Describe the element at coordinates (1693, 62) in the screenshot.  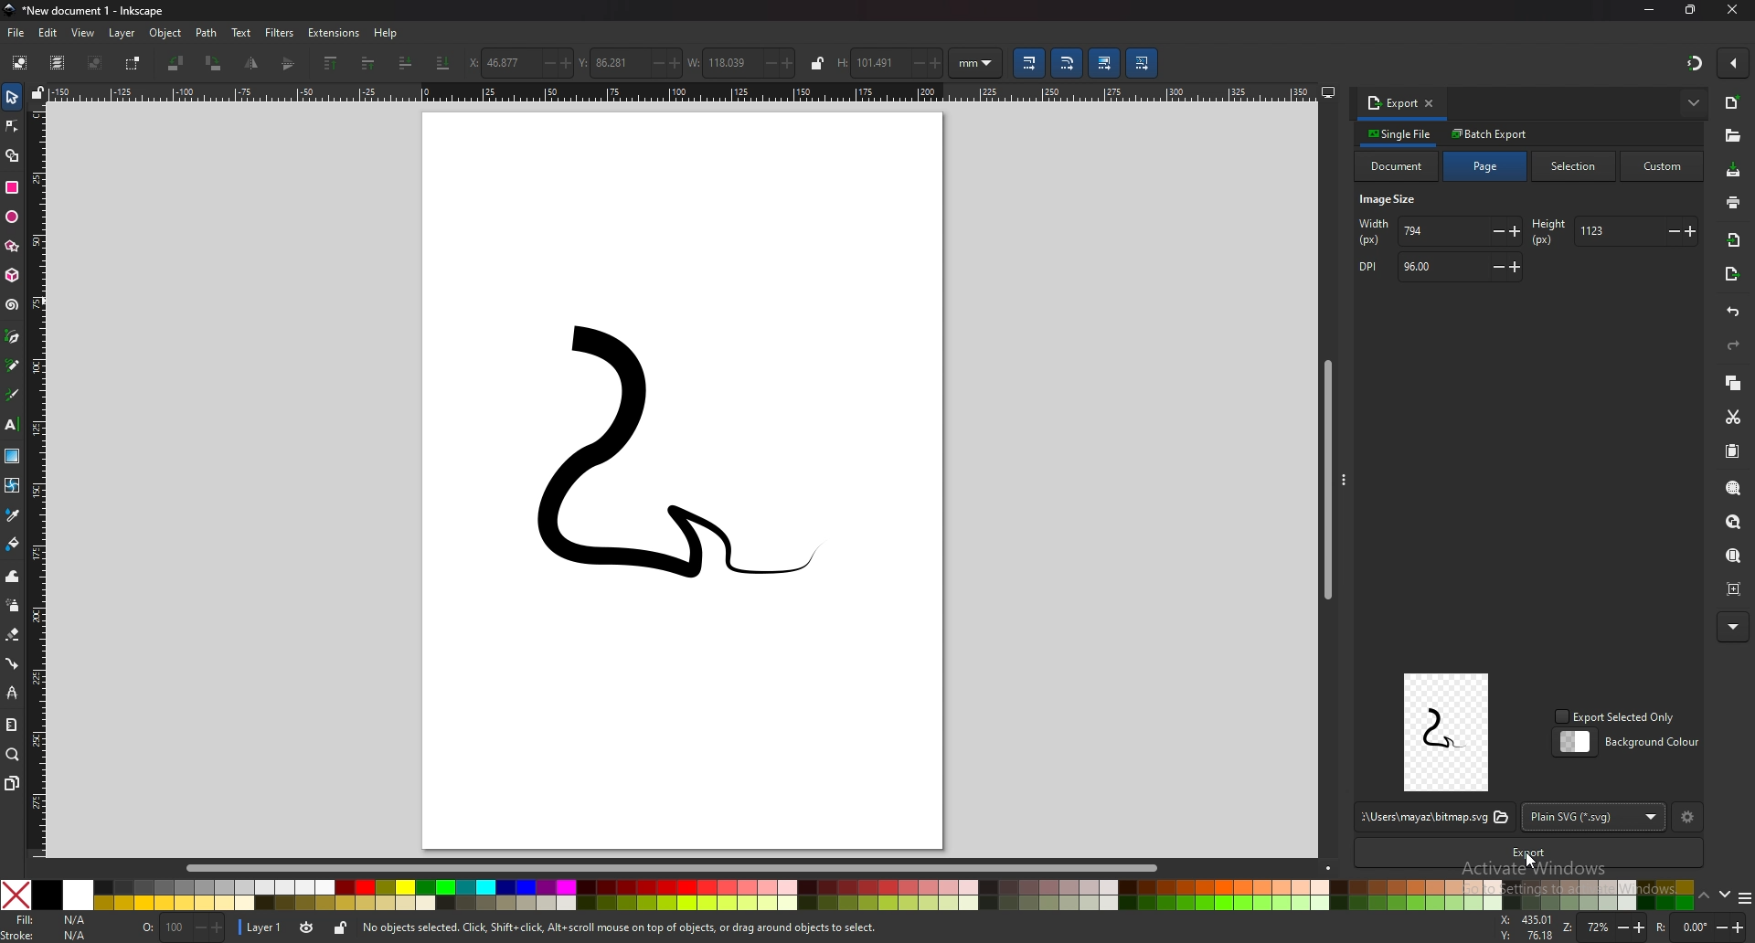
I see `snapping` at that location.